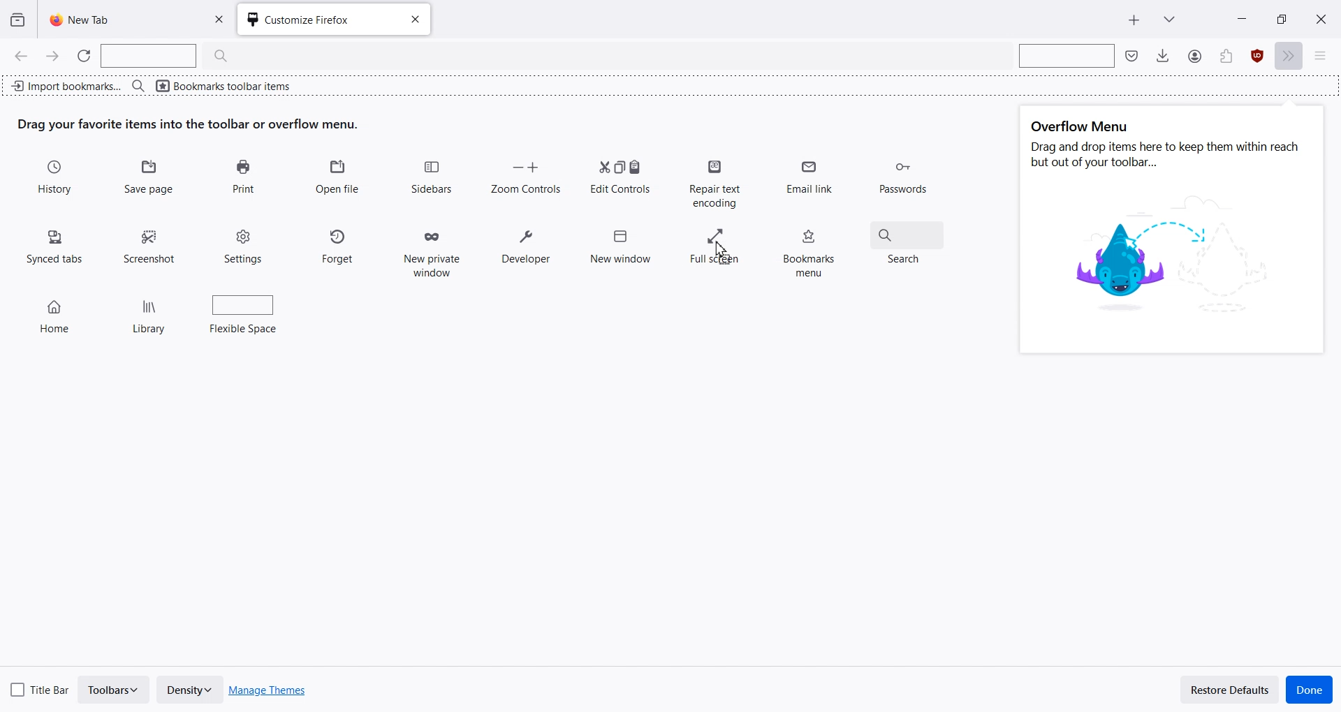 The image size is (1341, 712). Describe the element at coordinates (1326, 57) in the screenshot. I see `Open Application menu` at that location.